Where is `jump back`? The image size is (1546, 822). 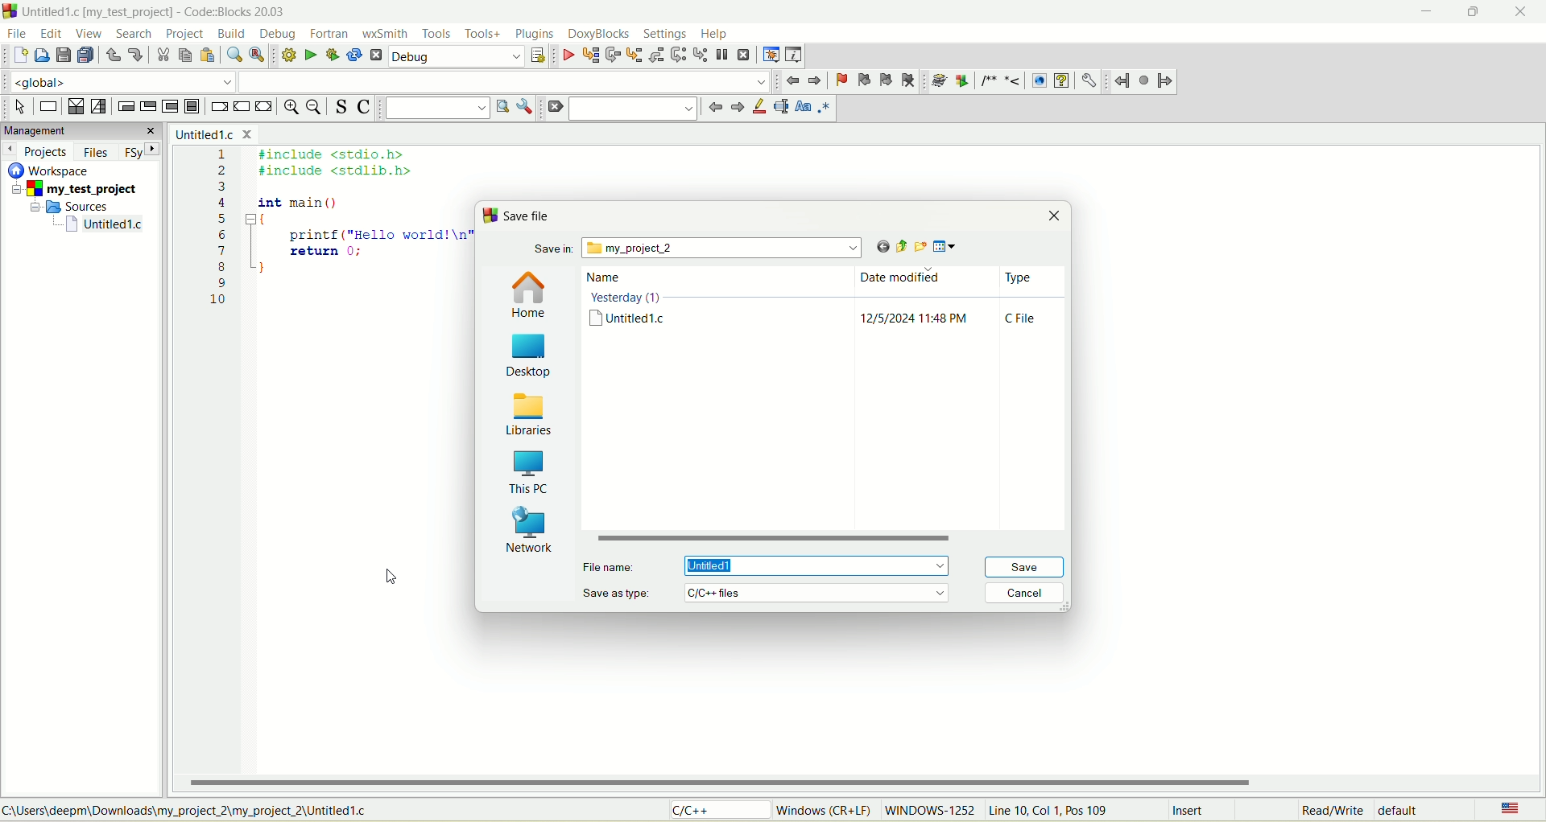 jump back is located at coordinates (713, 107).